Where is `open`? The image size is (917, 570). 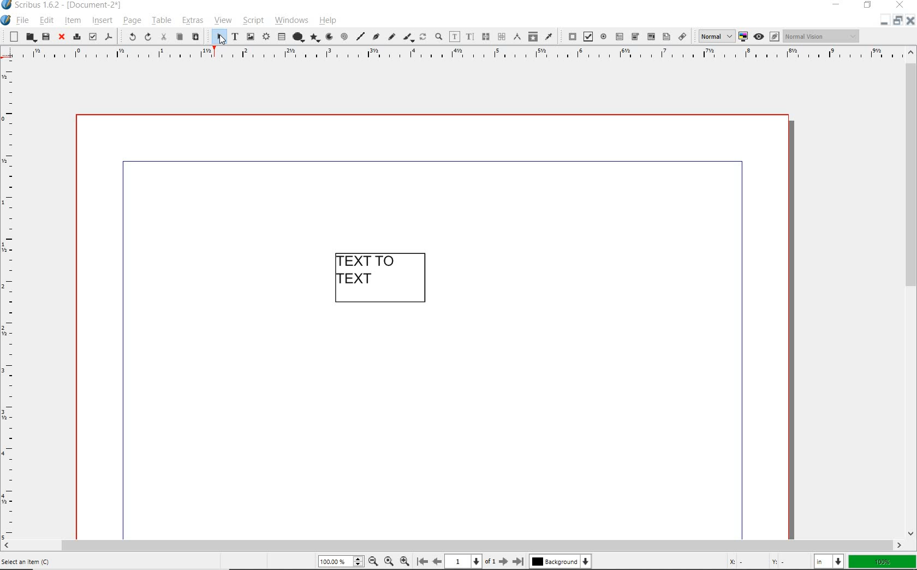
open is located at coordinates (31, 37).